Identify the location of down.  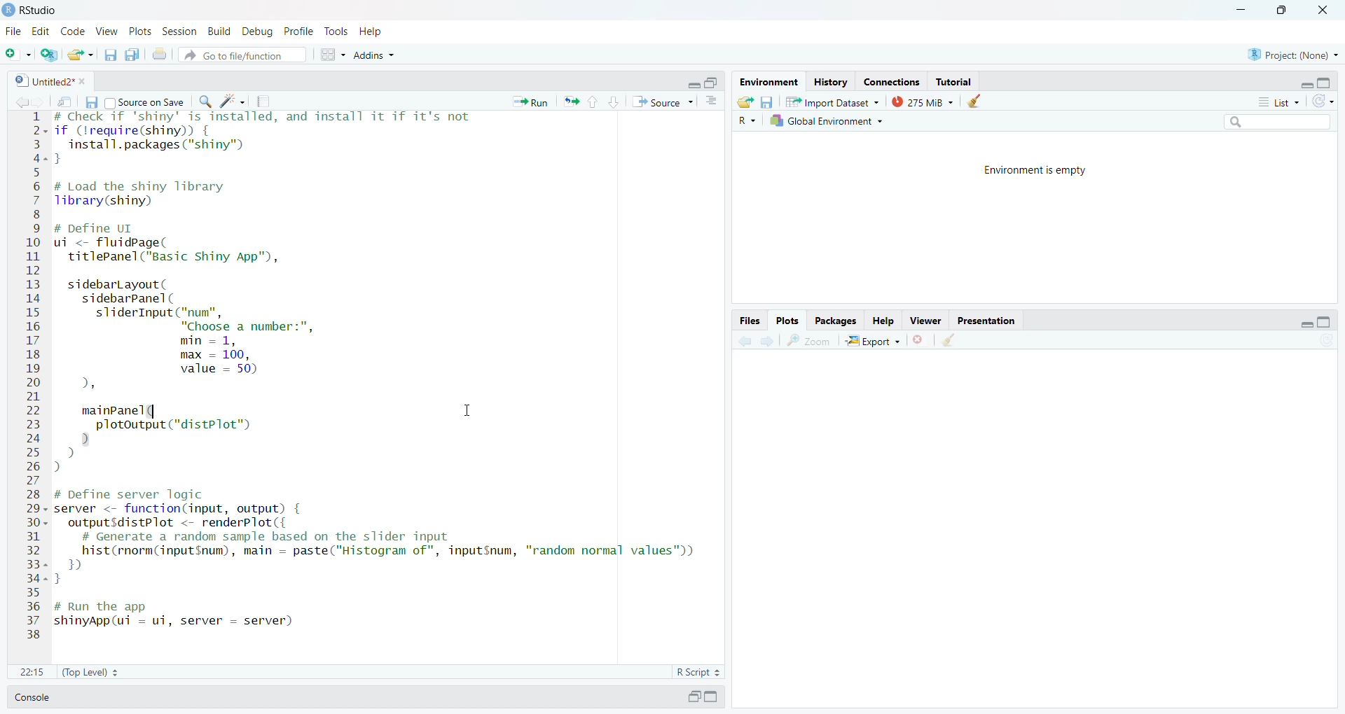
(614, 102).